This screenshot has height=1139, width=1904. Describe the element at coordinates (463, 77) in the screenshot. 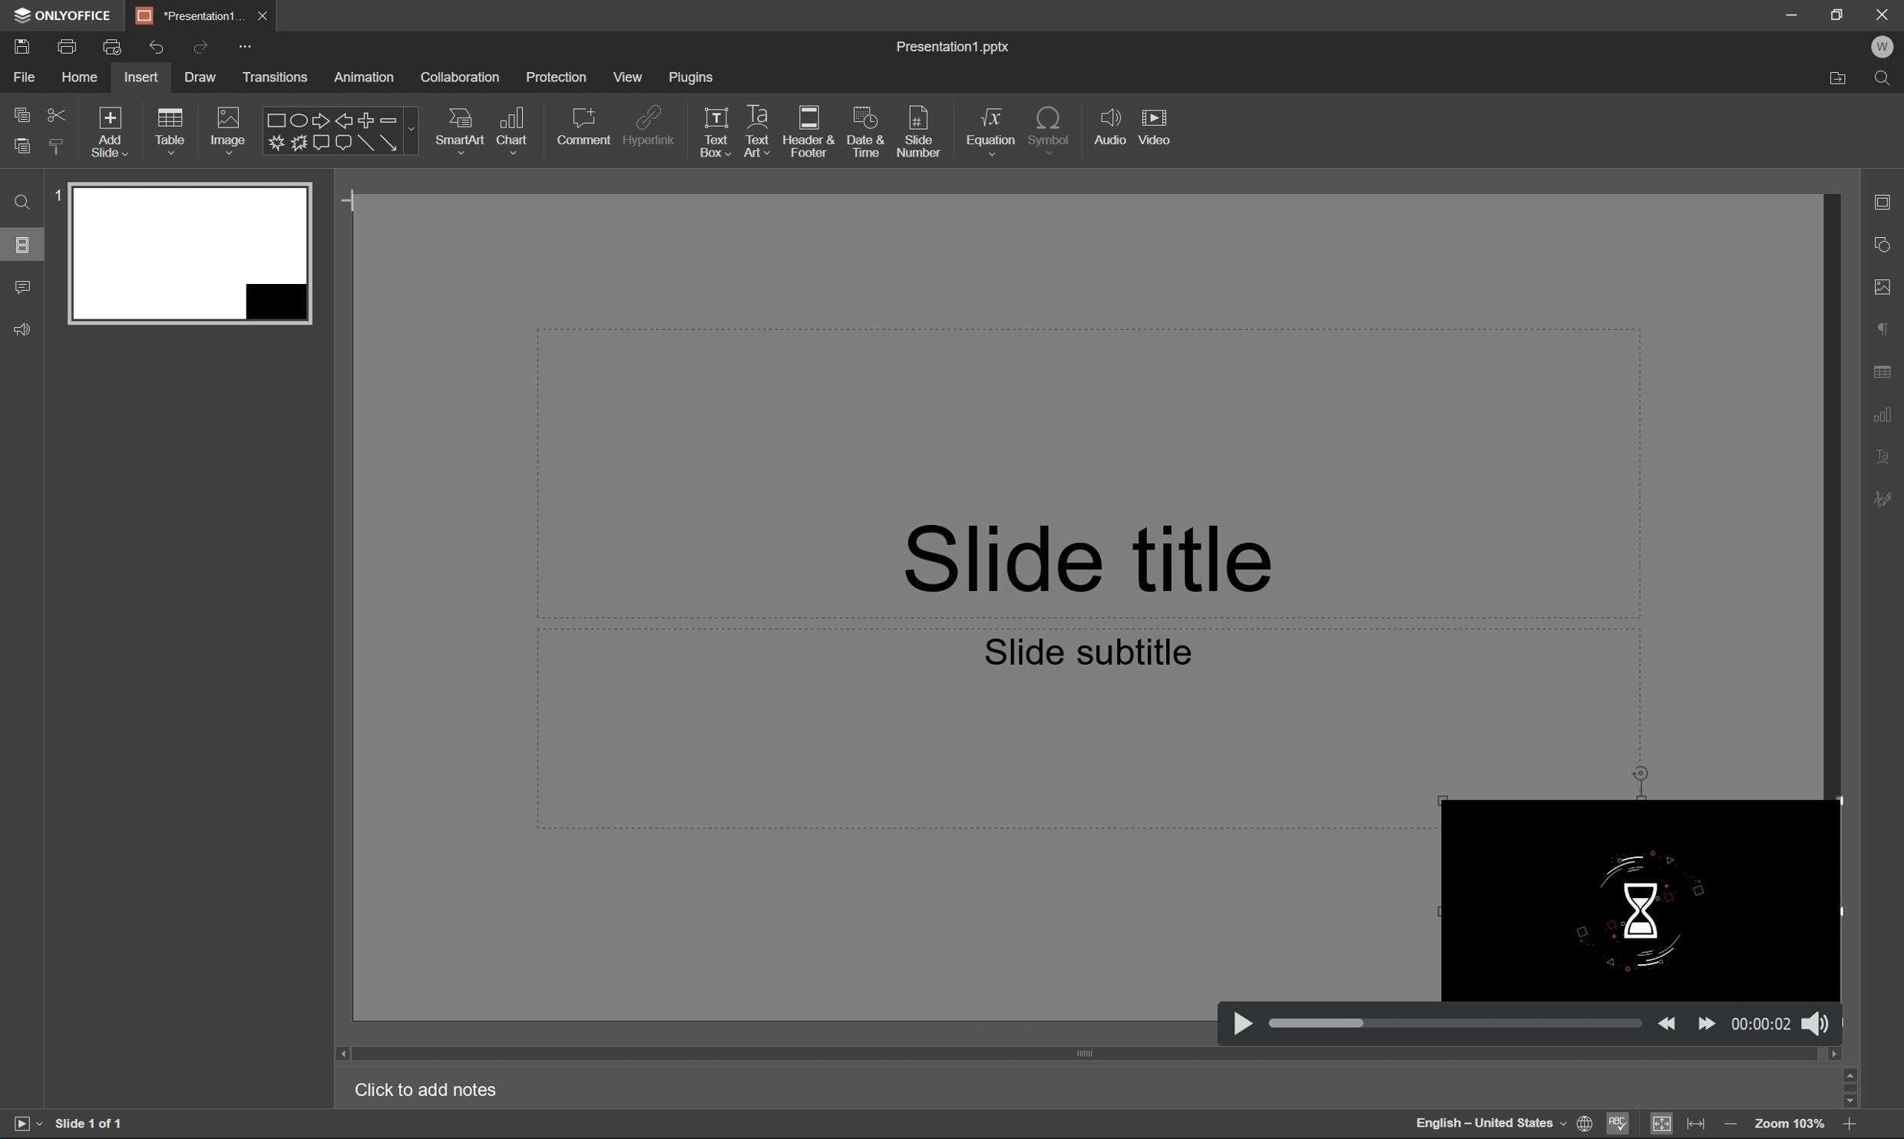

I see `collaboration` at that location.